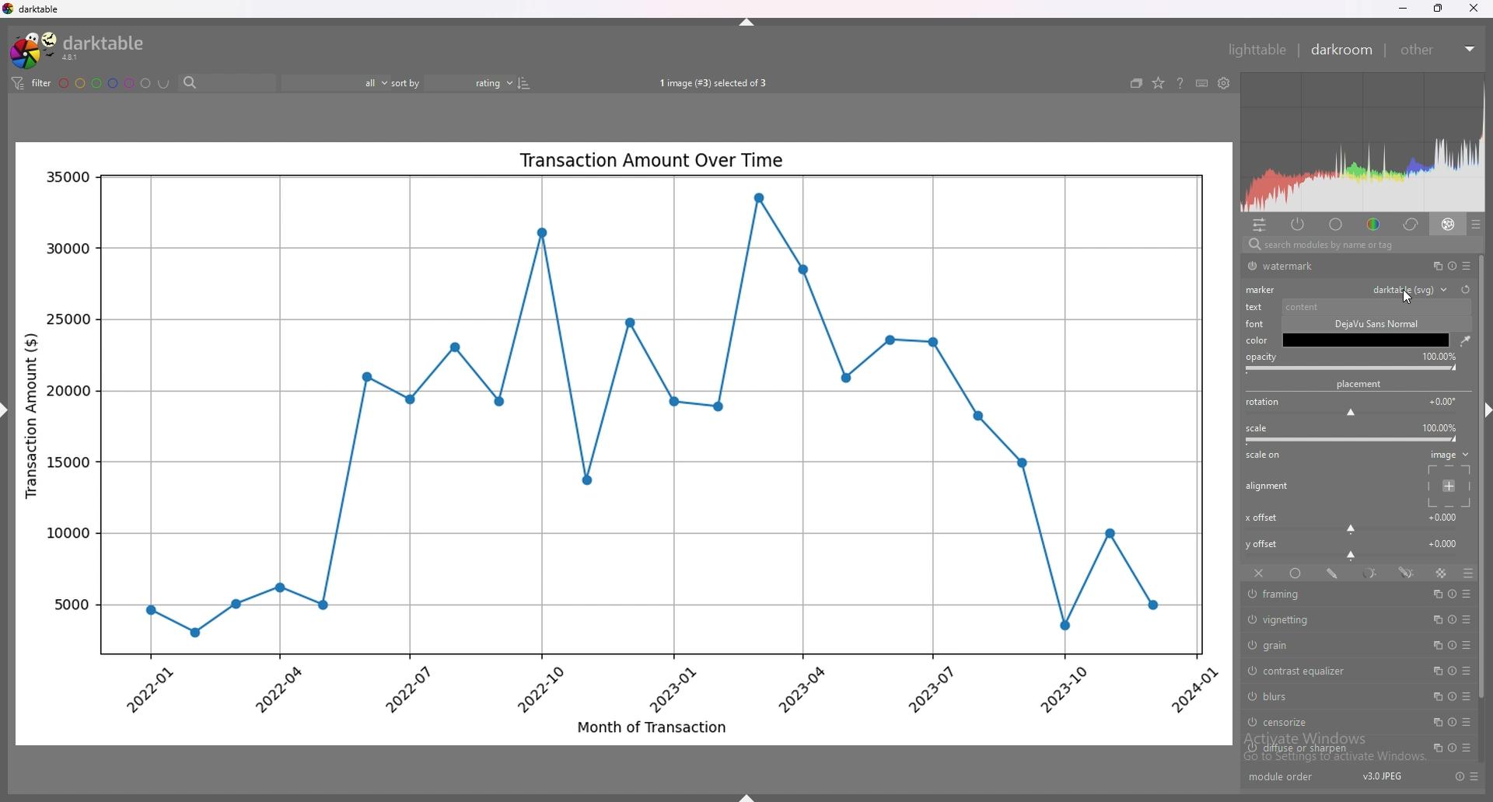 The width and height of the screenshot is (1493, 802). What do you see at coordinates (1159, 84) in the screenshot?
I see `change type of overlays` at bounding box center [1159, 84].